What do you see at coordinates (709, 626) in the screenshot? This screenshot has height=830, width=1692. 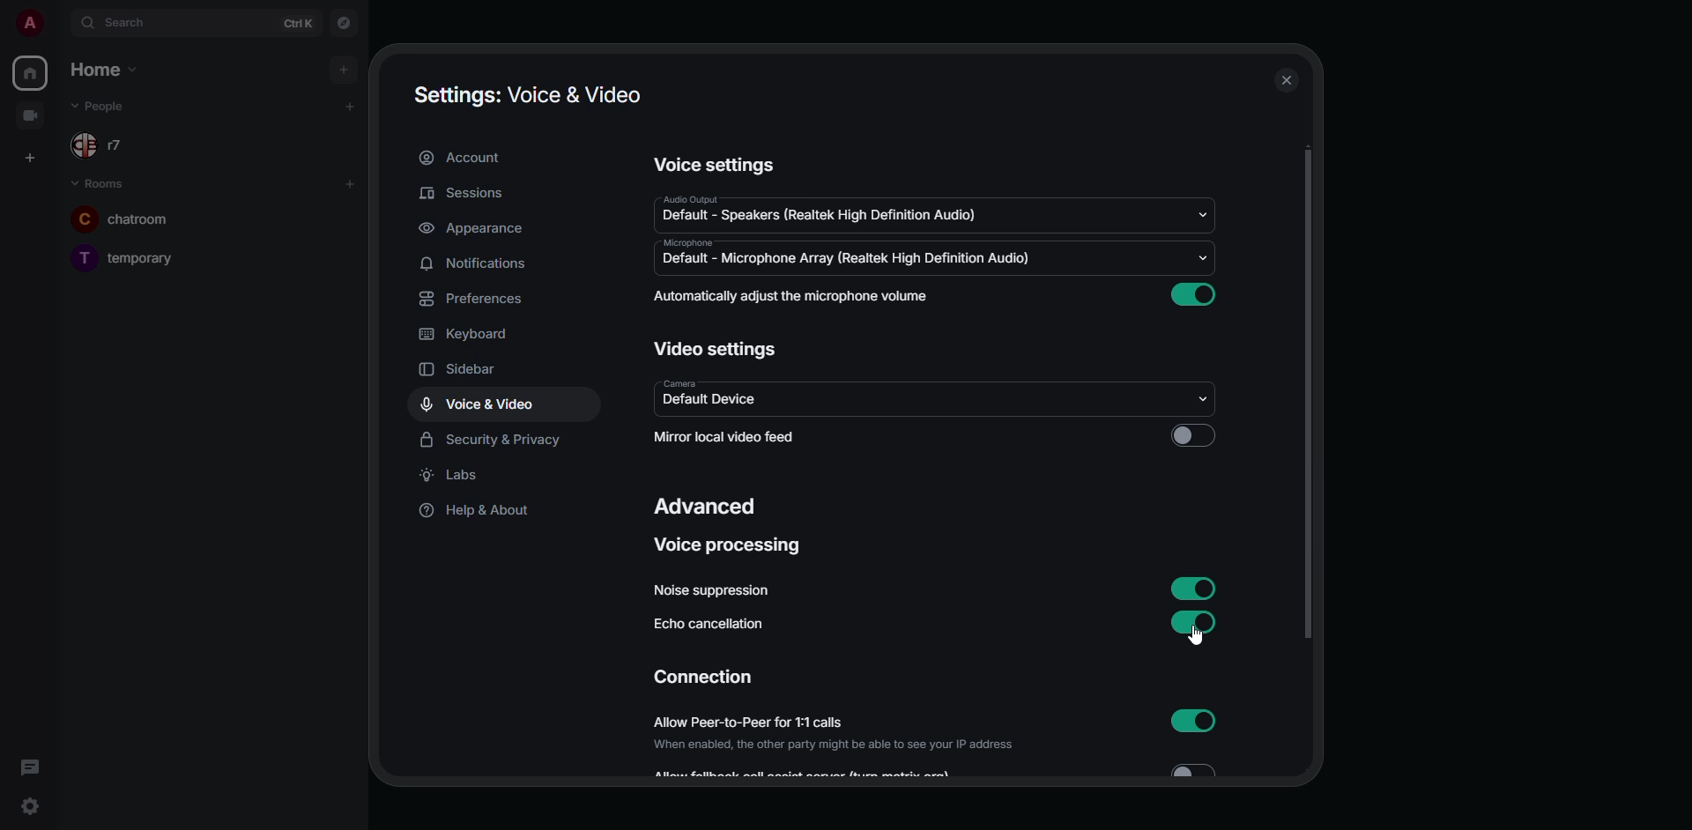 I see `echo cancellation` at bounding box center [709, 626].